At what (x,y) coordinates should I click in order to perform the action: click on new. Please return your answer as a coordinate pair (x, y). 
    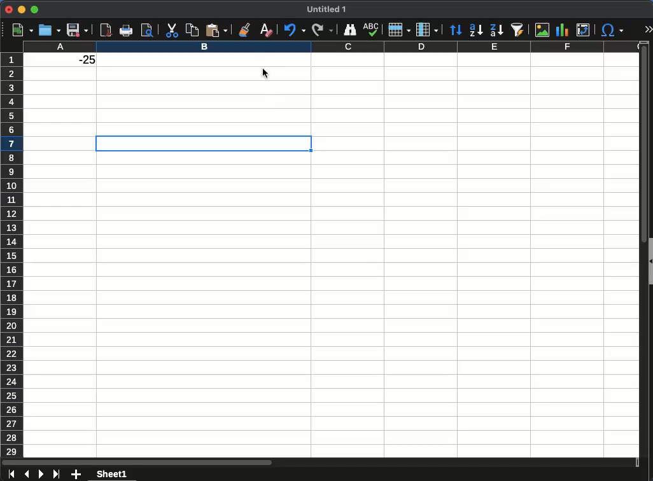
    Looking at the image, I should click on (20, 30).